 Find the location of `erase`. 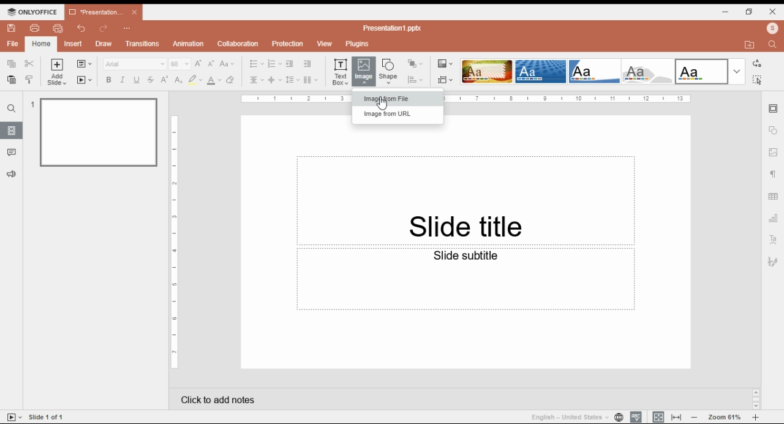

erase is located at coordinates (232, 80).